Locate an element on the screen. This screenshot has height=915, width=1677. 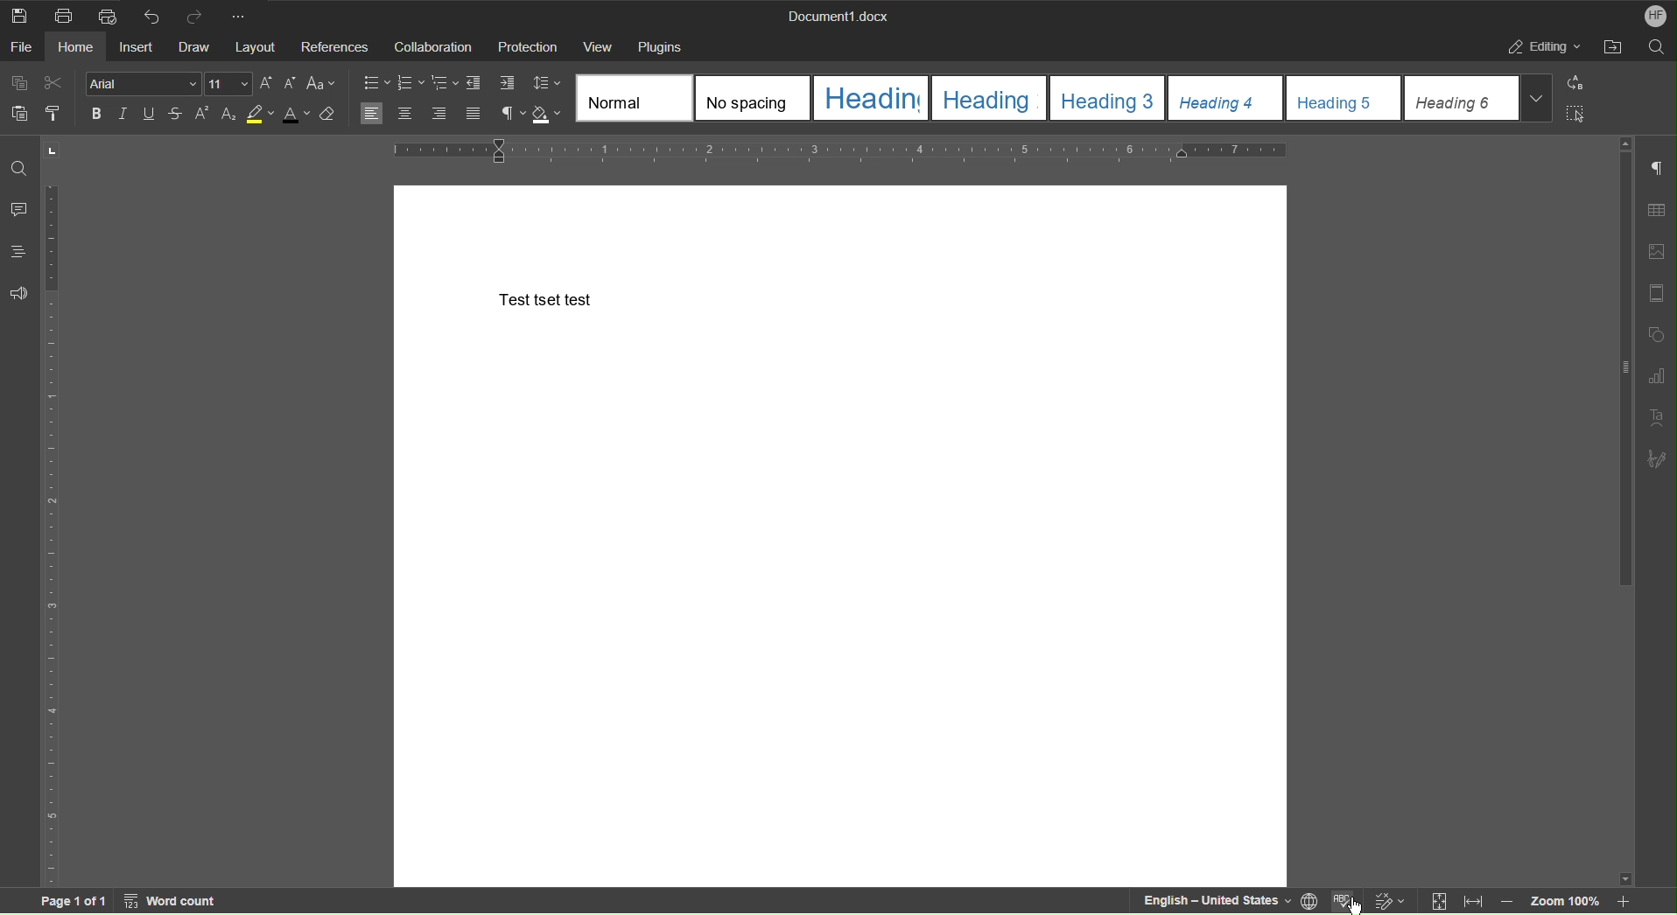
Highlight is located at coordinates (258, 115).